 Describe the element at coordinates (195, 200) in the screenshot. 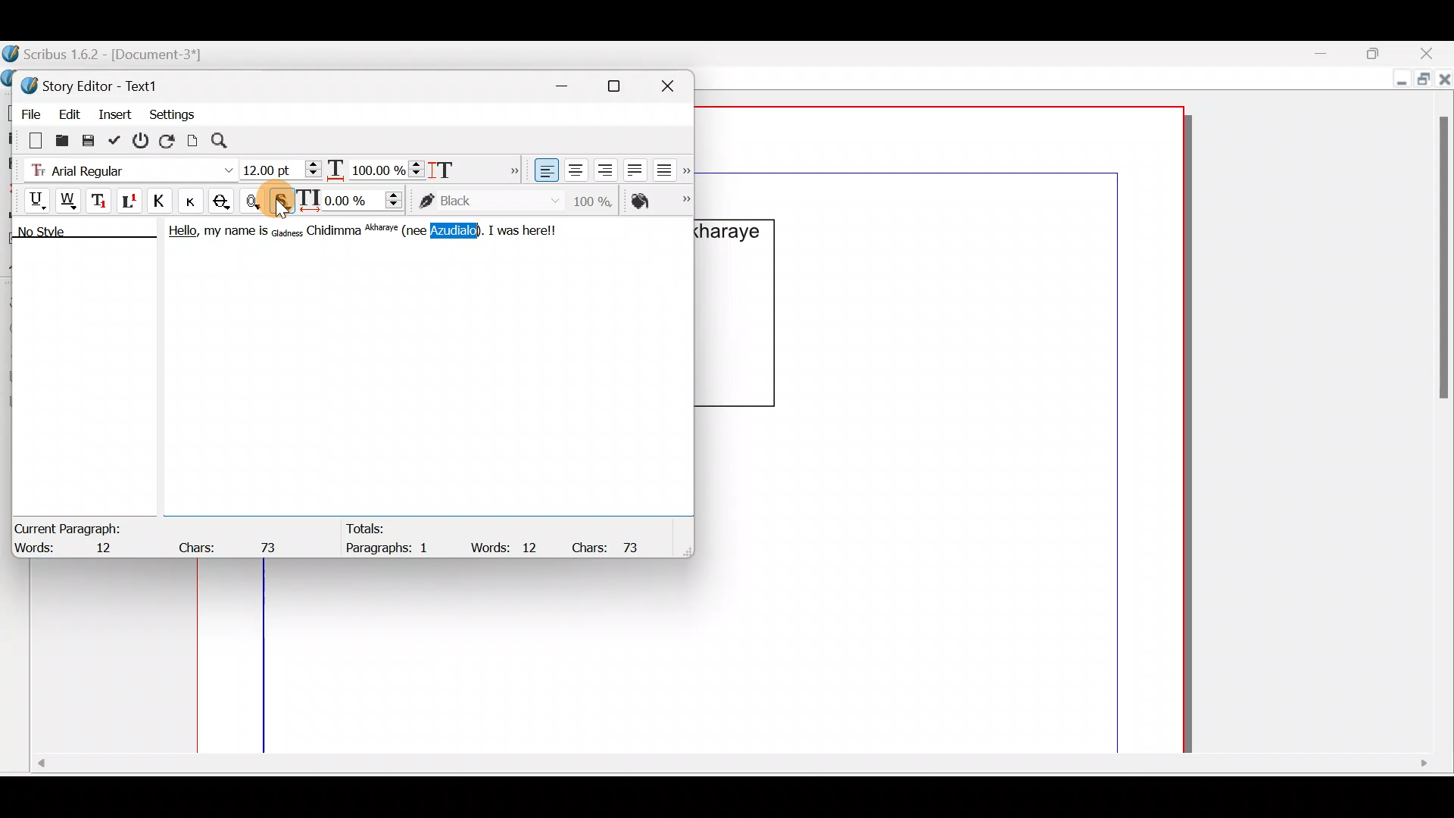

I see `Small caps` at that location.